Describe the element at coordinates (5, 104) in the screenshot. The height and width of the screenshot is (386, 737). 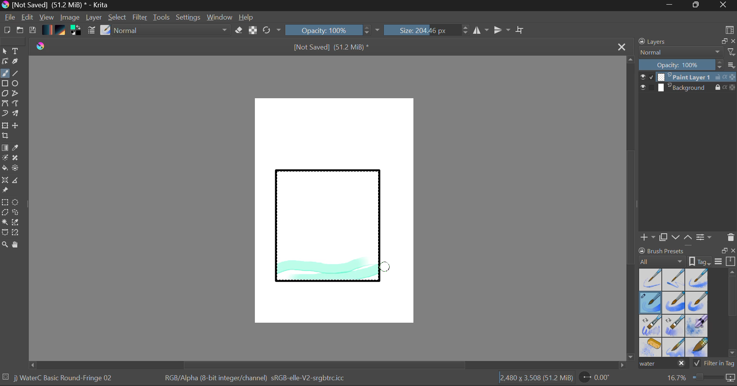
I see `Bezier Curve` at that location.